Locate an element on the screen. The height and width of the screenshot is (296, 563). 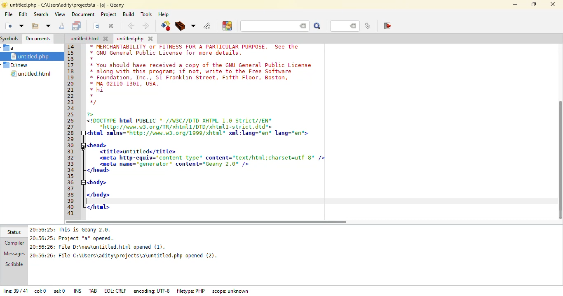
open is located at coordinates (35, 26).